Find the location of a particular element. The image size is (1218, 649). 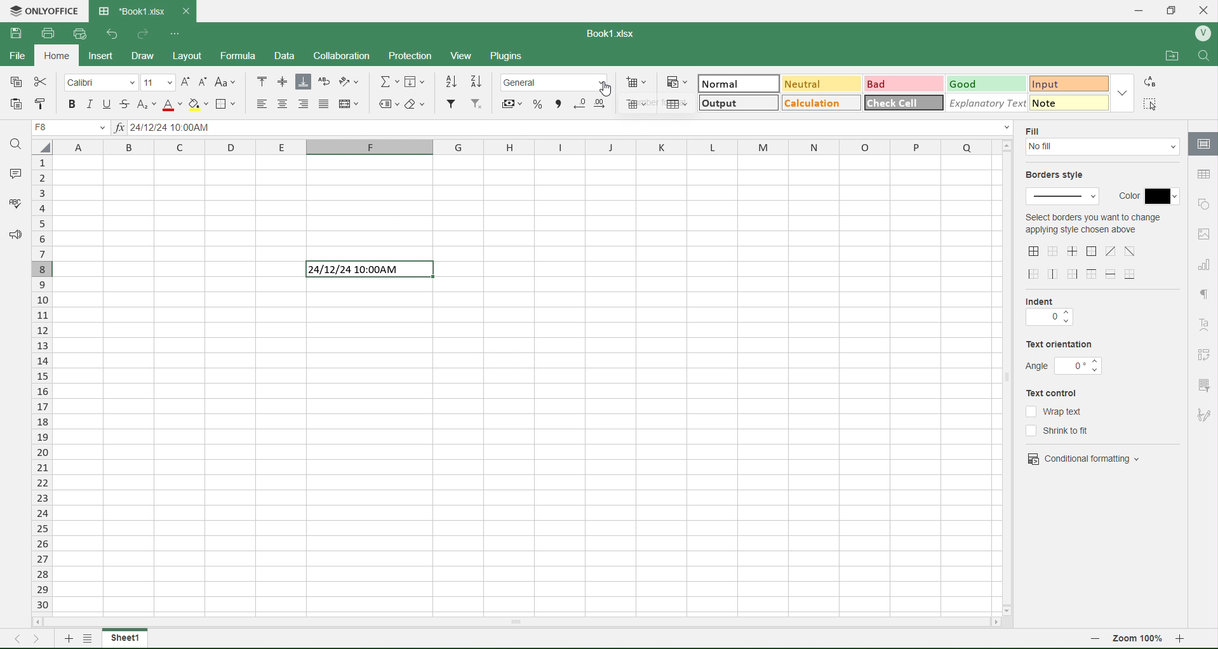

Borders is located at coordinates (229, 104).